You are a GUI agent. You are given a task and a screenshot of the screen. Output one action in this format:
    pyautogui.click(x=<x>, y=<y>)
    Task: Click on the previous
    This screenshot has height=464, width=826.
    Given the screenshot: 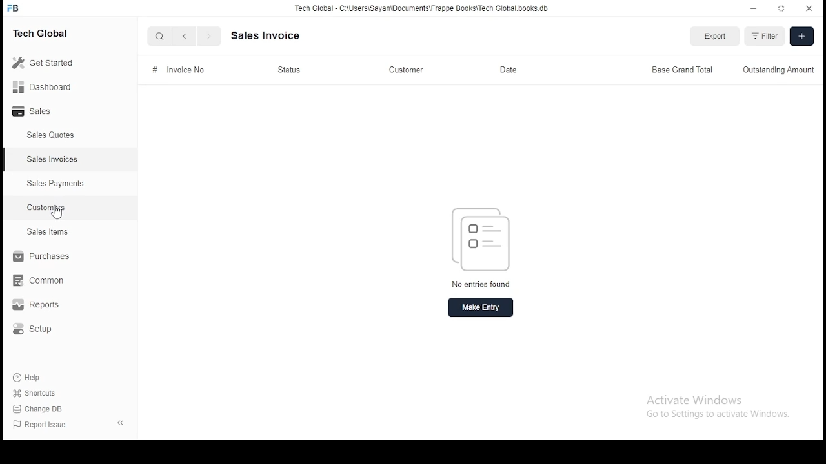 What is the action you would take?
    pyautogui.click(x=185, y=36)
    